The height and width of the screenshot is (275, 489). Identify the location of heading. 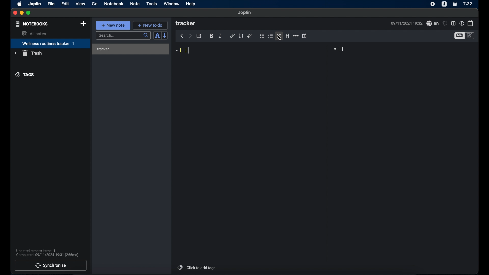
(287, 36).